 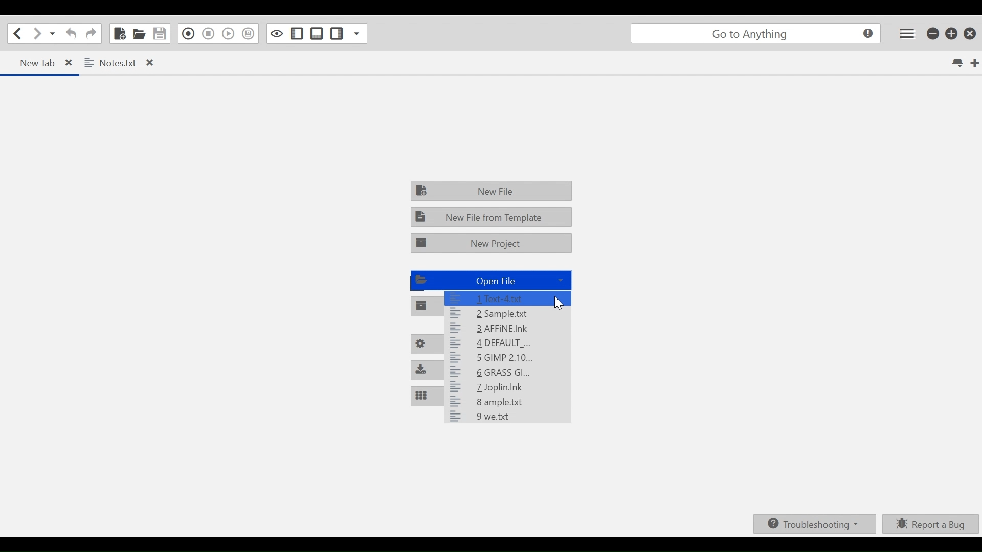 I want to click on 9 we.txt, so click(x=505, y=418).